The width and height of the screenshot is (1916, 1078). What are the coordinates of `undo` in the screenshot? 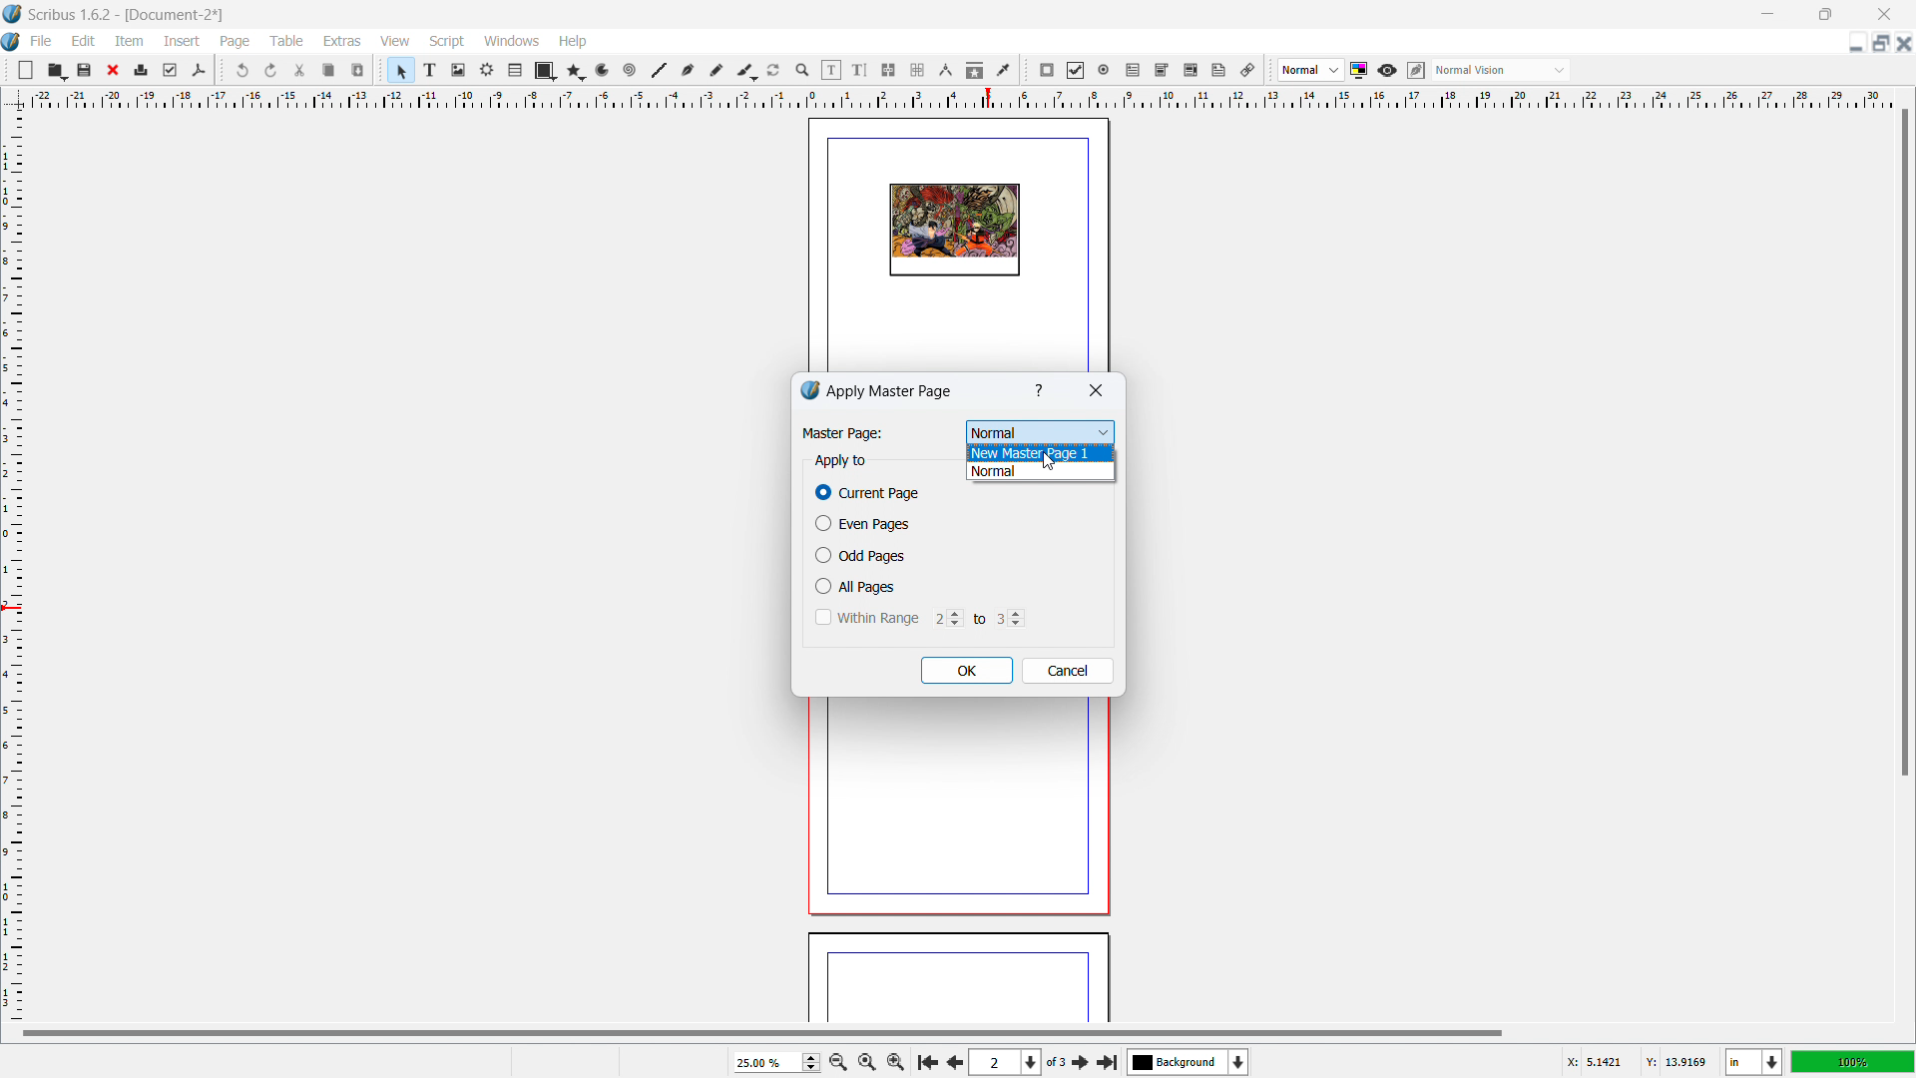 It's located at (244, 70).